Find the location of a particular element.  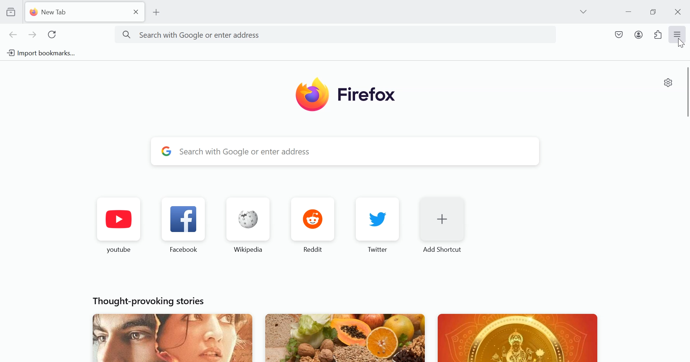

Cursor is located at coordinates (681, 43).